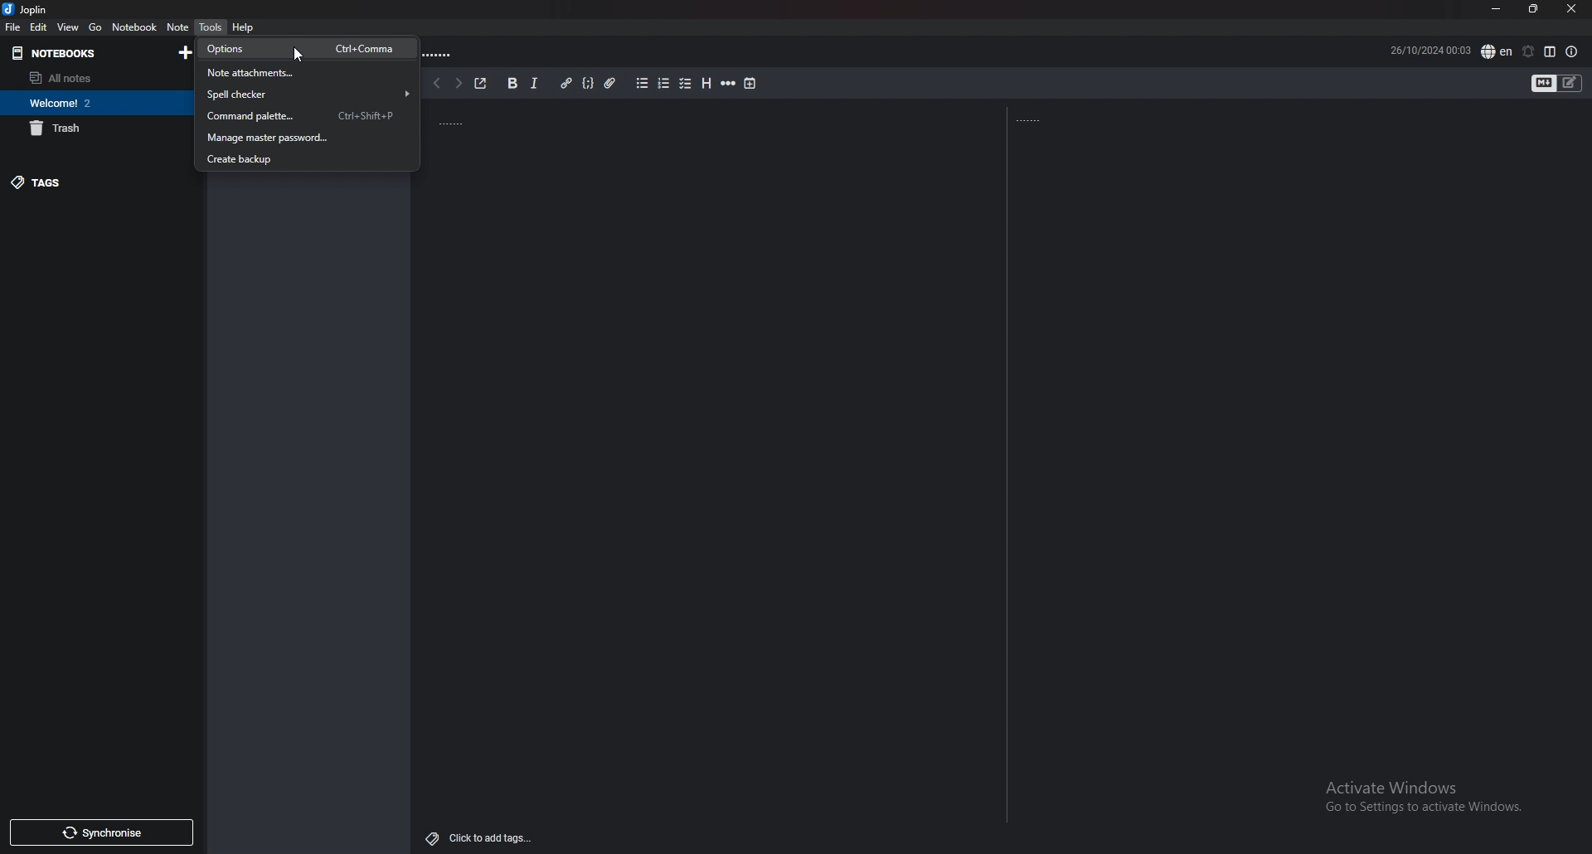 The image size is (1592, 854). Describe the element at coordinates (1496, 51) in the screenshot. I see `spell check` at that location.